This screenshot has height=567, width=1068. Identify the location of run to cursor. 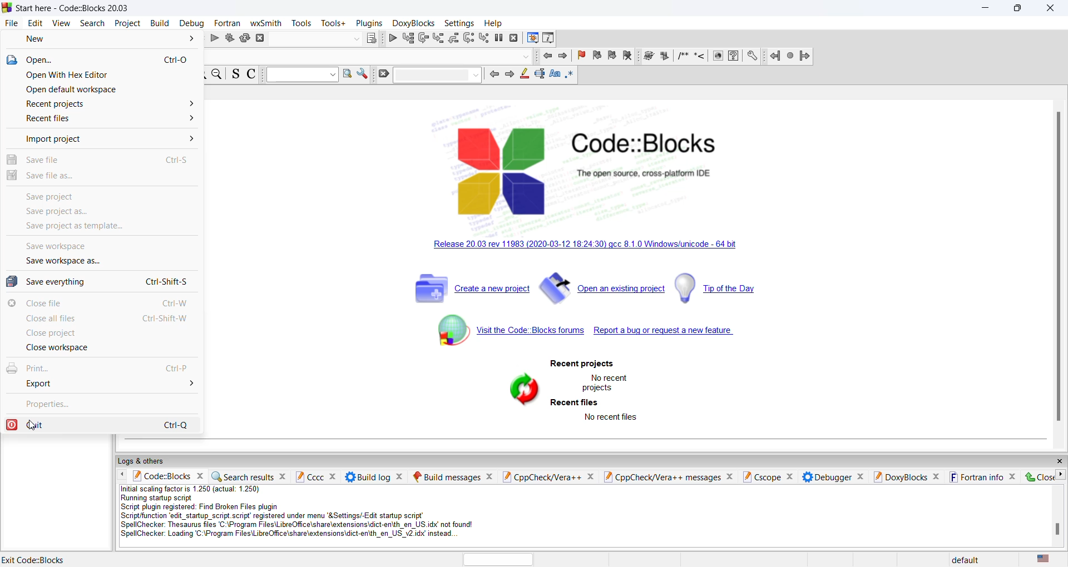
(408, 38).